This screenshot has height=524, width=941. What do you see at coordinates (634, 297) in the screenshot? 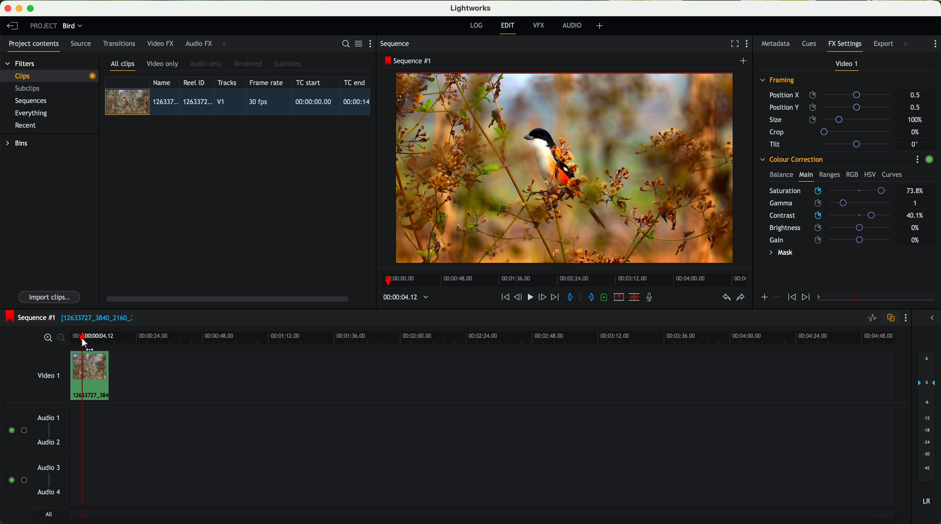
I see `delete/cut` at bounding box center [634, 297].